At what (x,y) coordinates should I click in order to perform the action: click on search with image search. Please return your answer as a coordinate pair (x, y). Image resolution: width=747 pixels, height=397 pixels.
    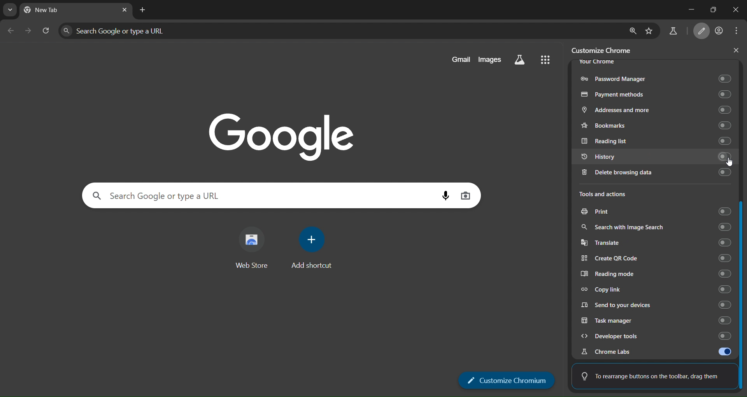
    Looking at the image, I should click on (655, 227).